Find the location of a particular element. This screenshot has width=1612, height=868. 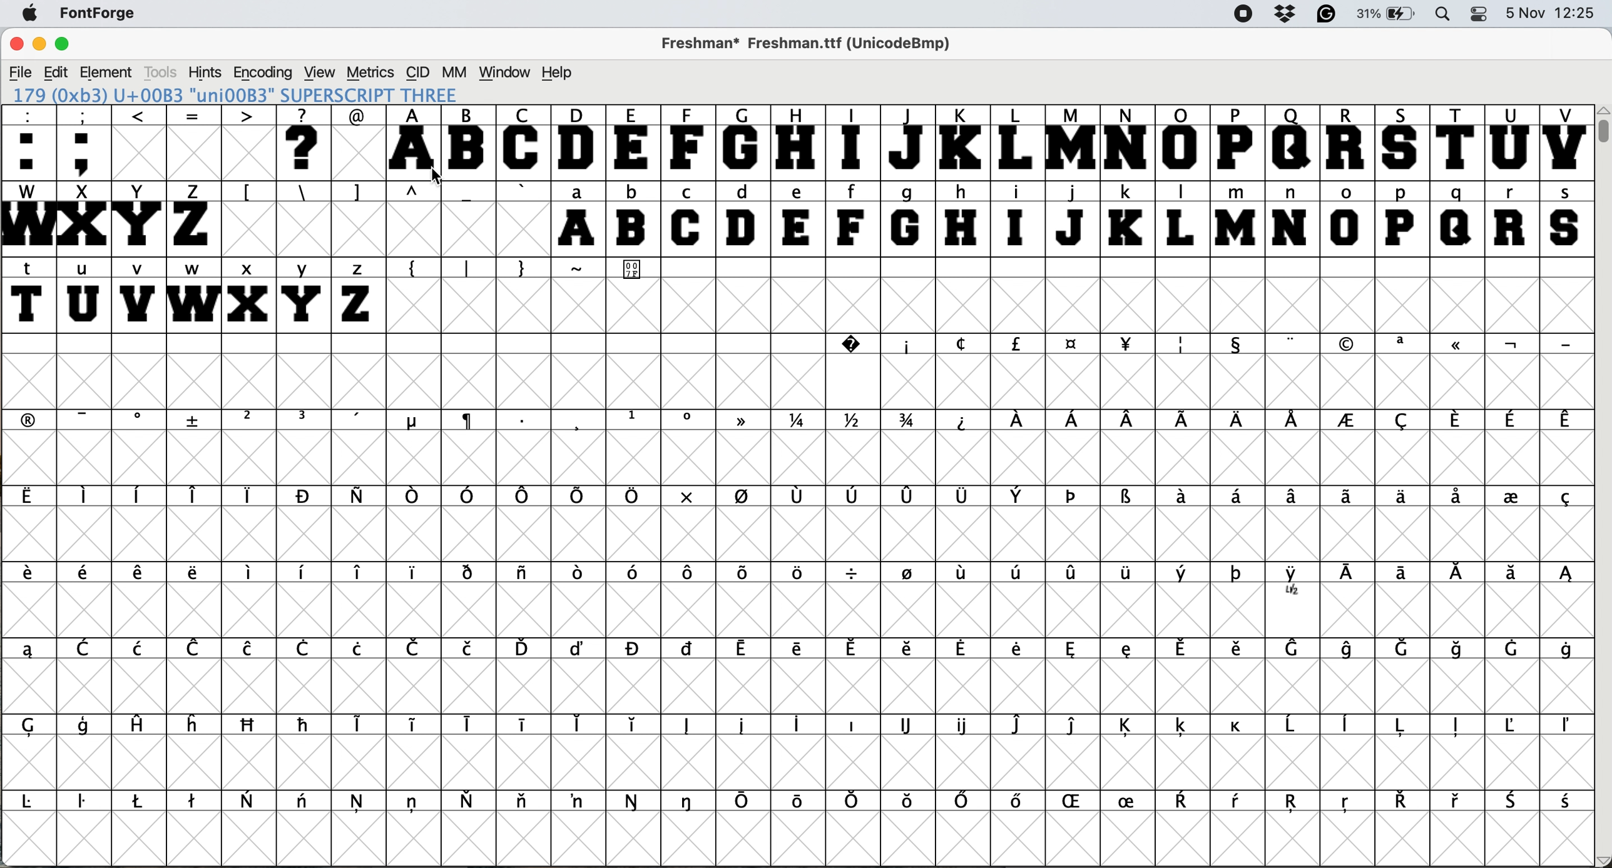

S is located at coordinates (1403, 143).